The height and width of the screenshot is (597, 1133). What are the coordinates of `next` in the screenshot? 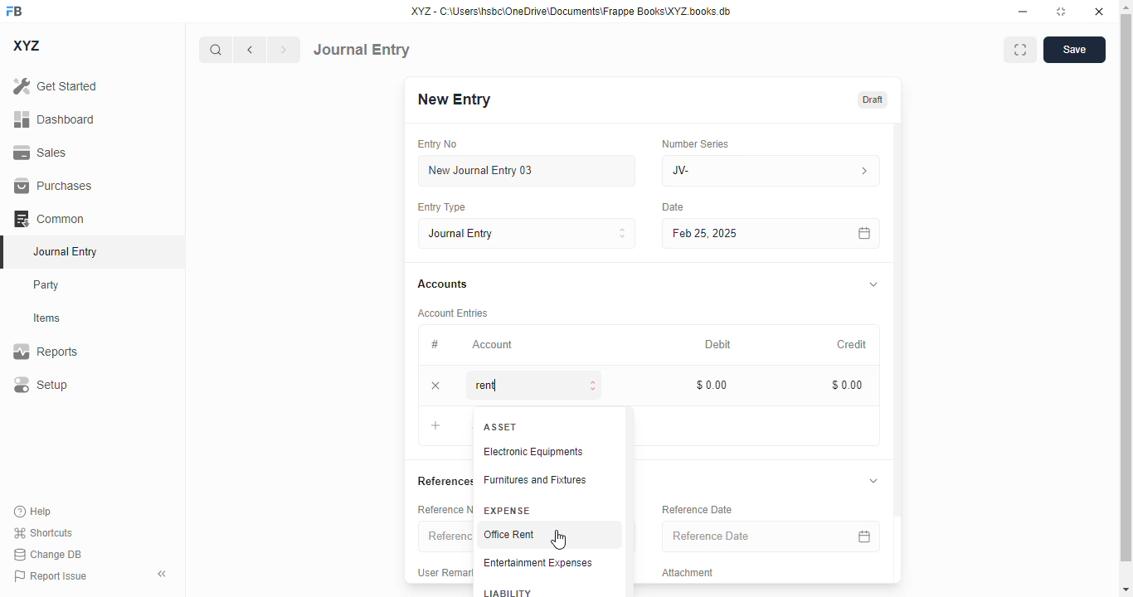 It's located at (284, 50).